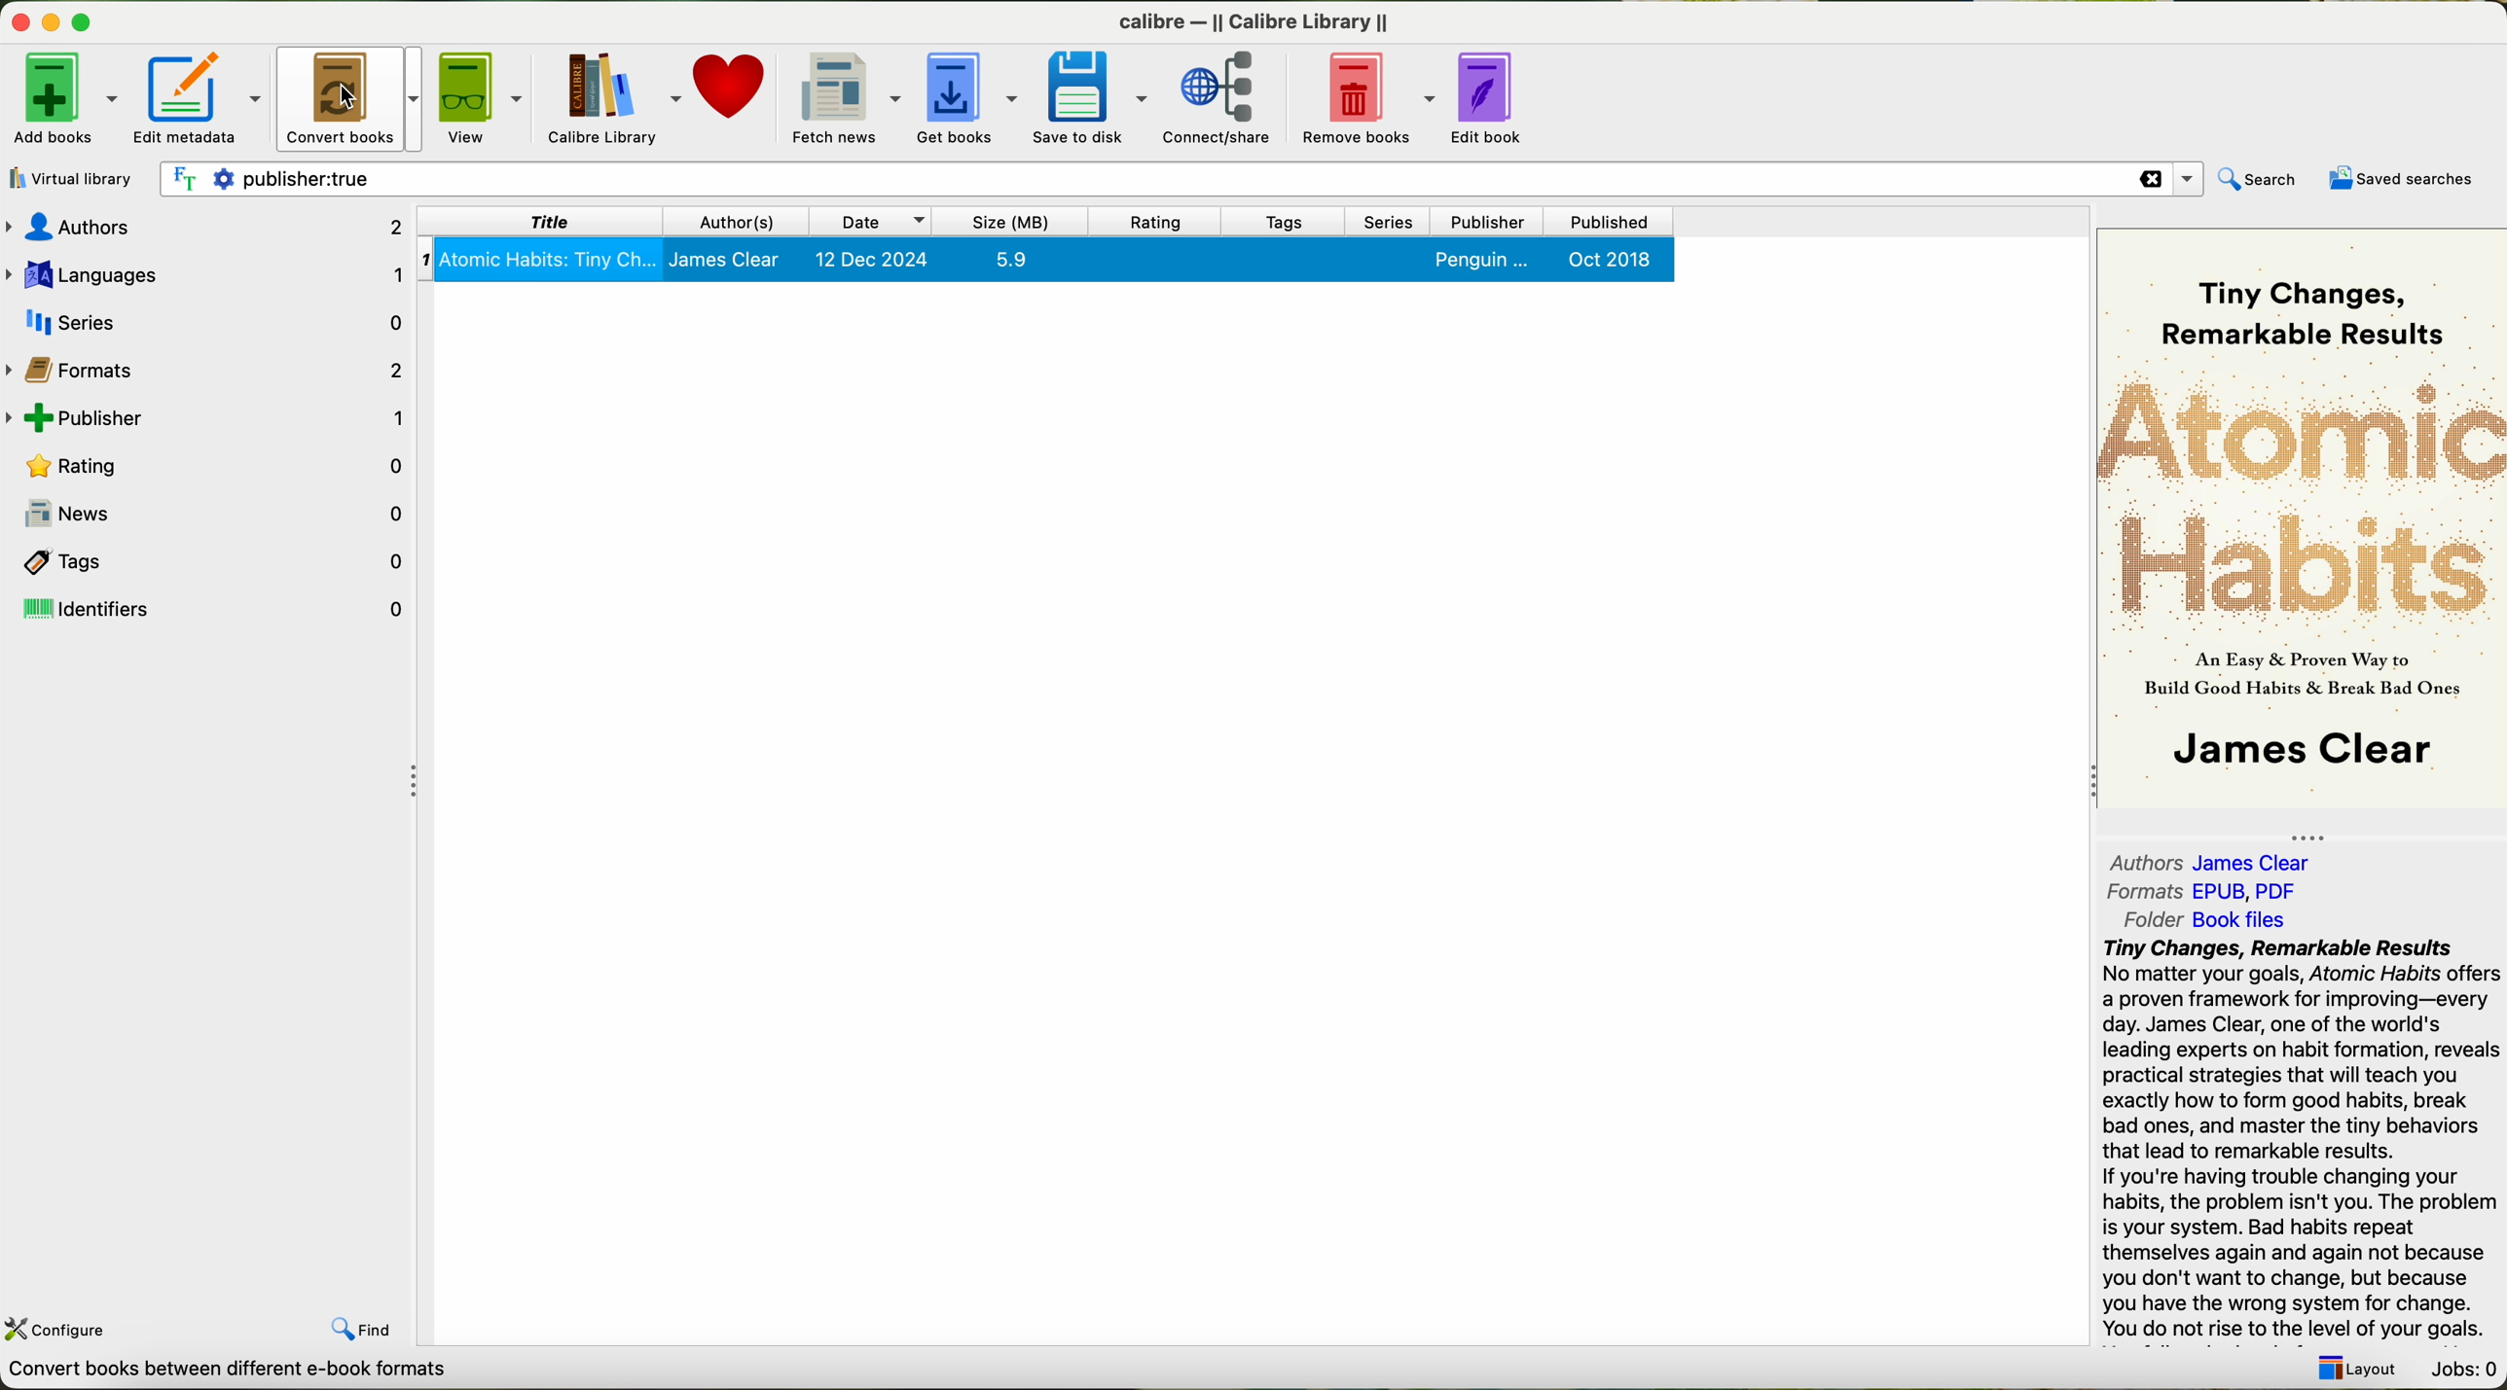 The width and height of the screenshot is (2507, 1390). What do you see at coordinates (367, 1330) in the screenshot?
I see `find` at bounding box center [367, 1330].